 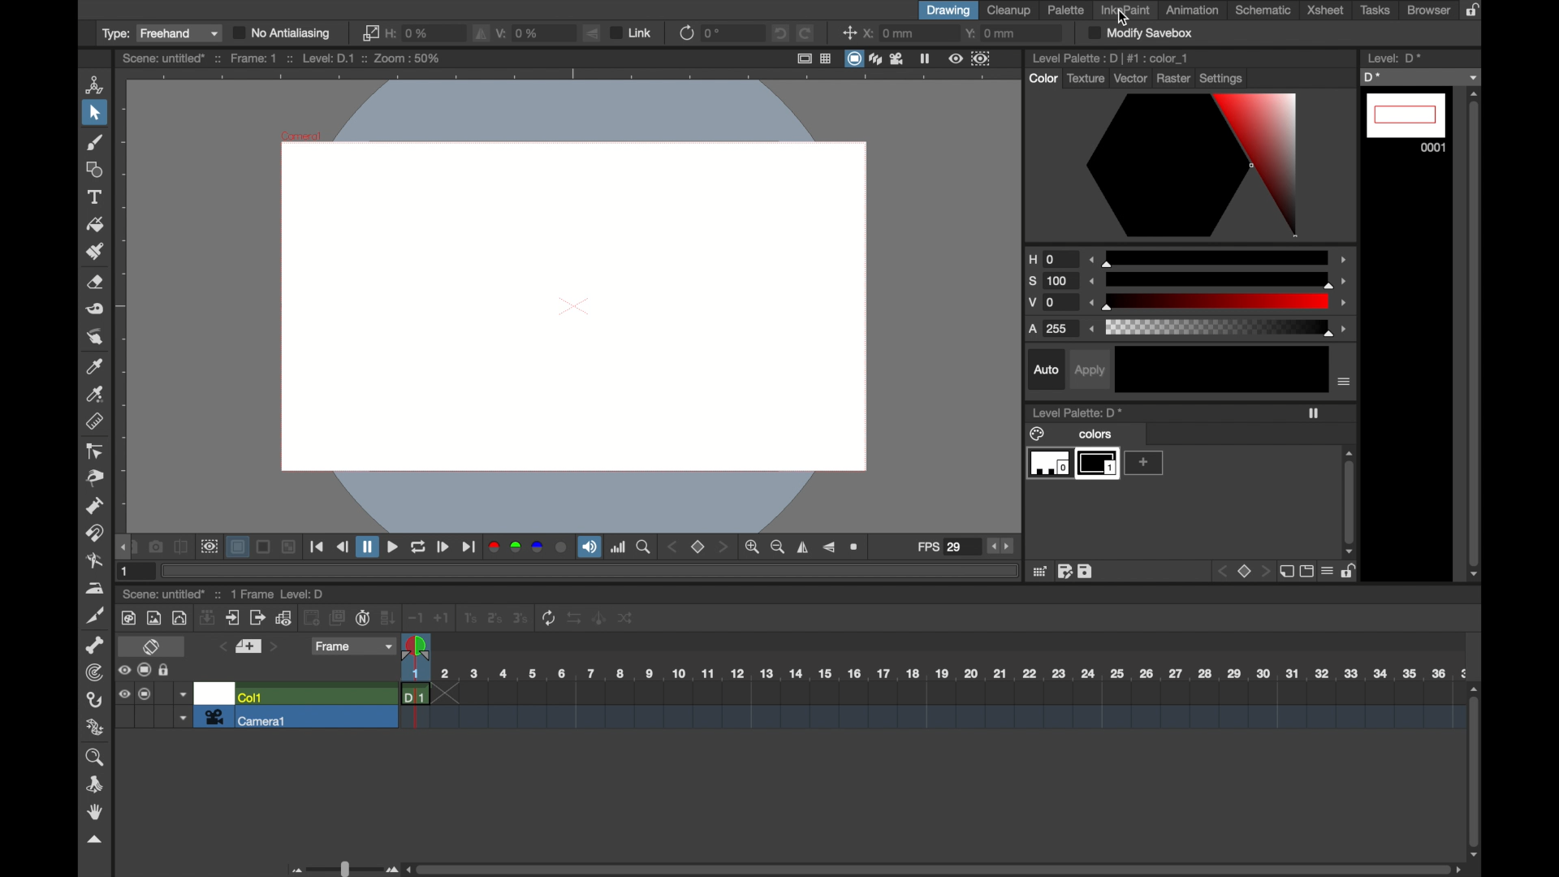 What do you see at coordinates (777, 547) in the screenshot?
I see `zoom out` at bounding box center [777, 547].